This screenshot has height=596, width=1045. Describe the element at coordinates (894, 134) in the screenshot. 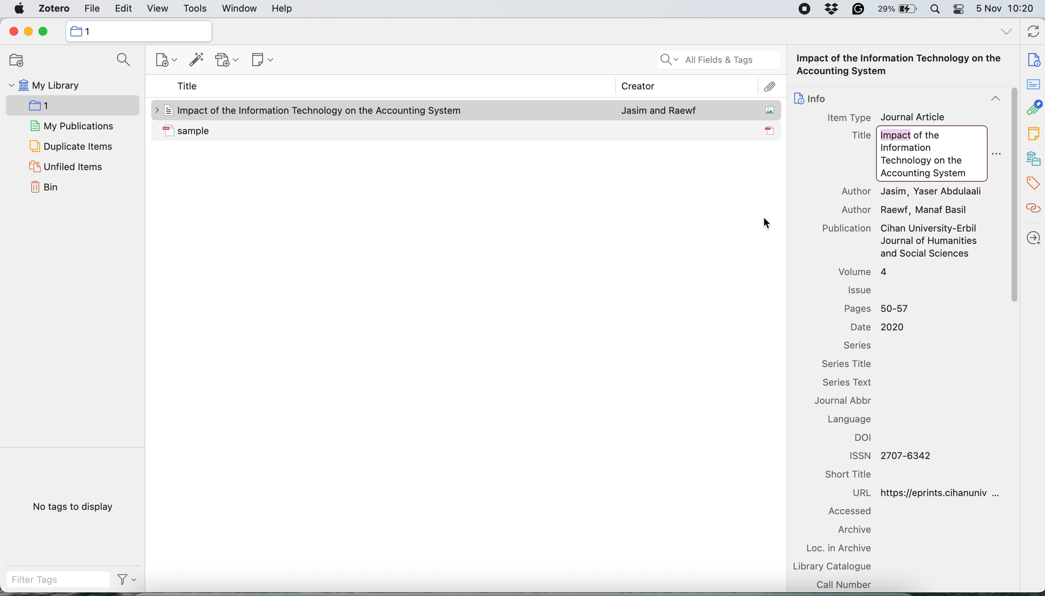

I see `highlight Impact word to change` at that location.